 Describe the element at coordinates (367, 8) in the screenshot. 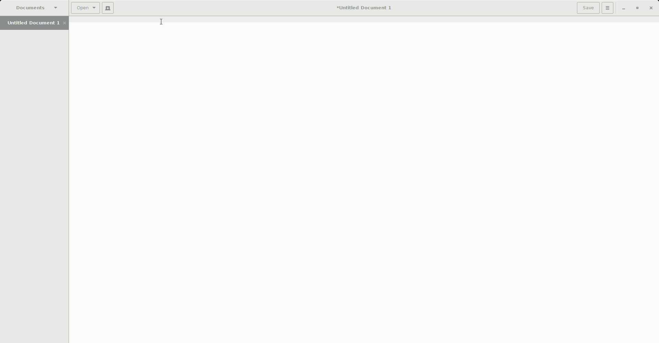

I see `Untitled Document 1` at that location.